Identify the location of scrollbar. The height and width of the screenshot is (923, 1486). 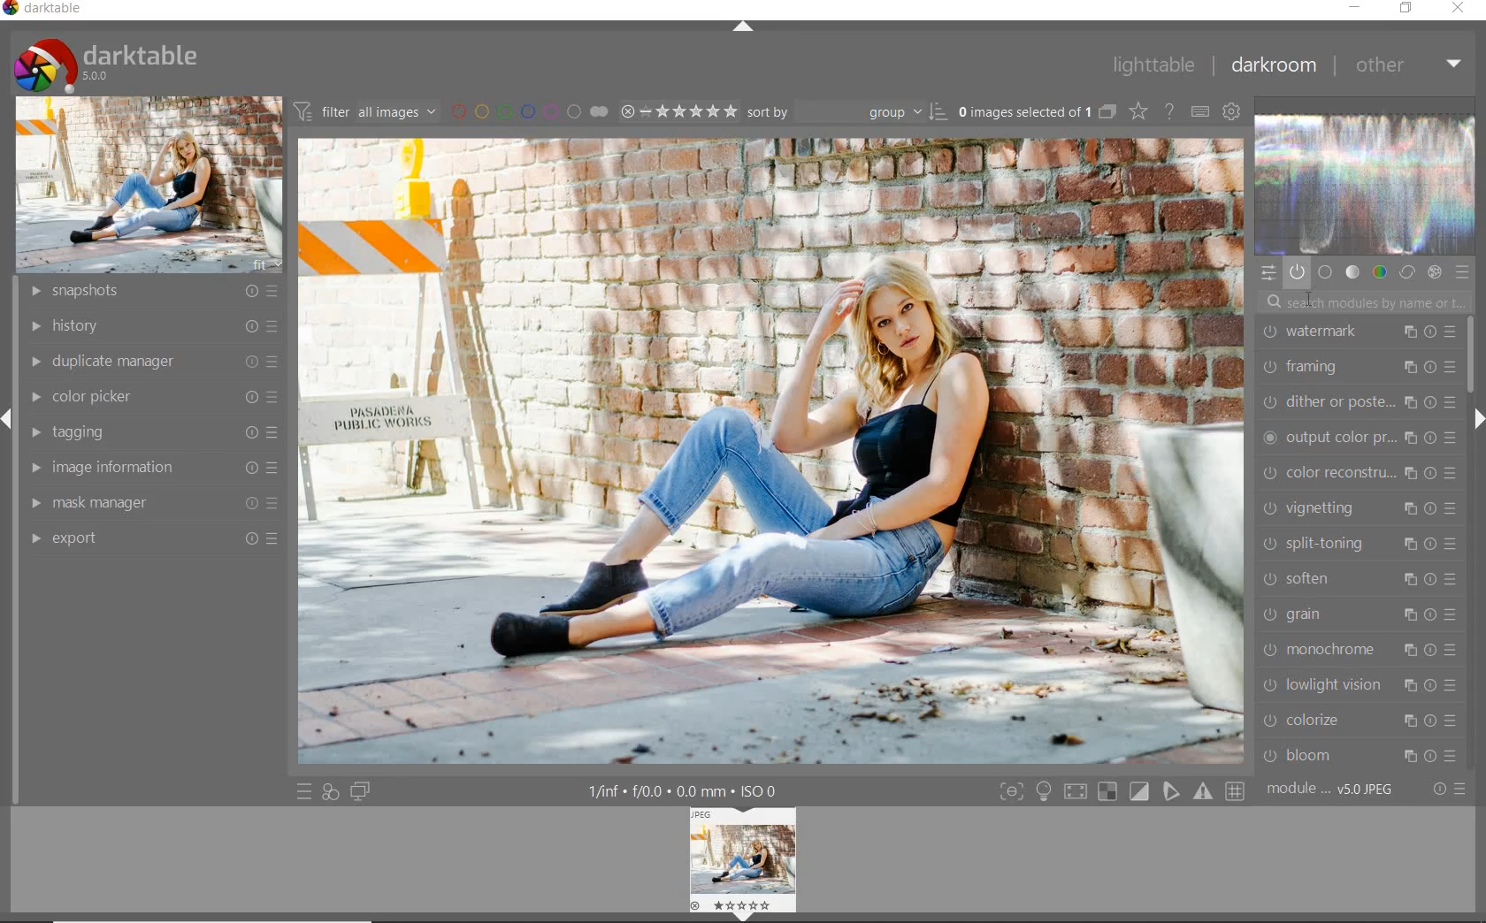
(1471, 355).